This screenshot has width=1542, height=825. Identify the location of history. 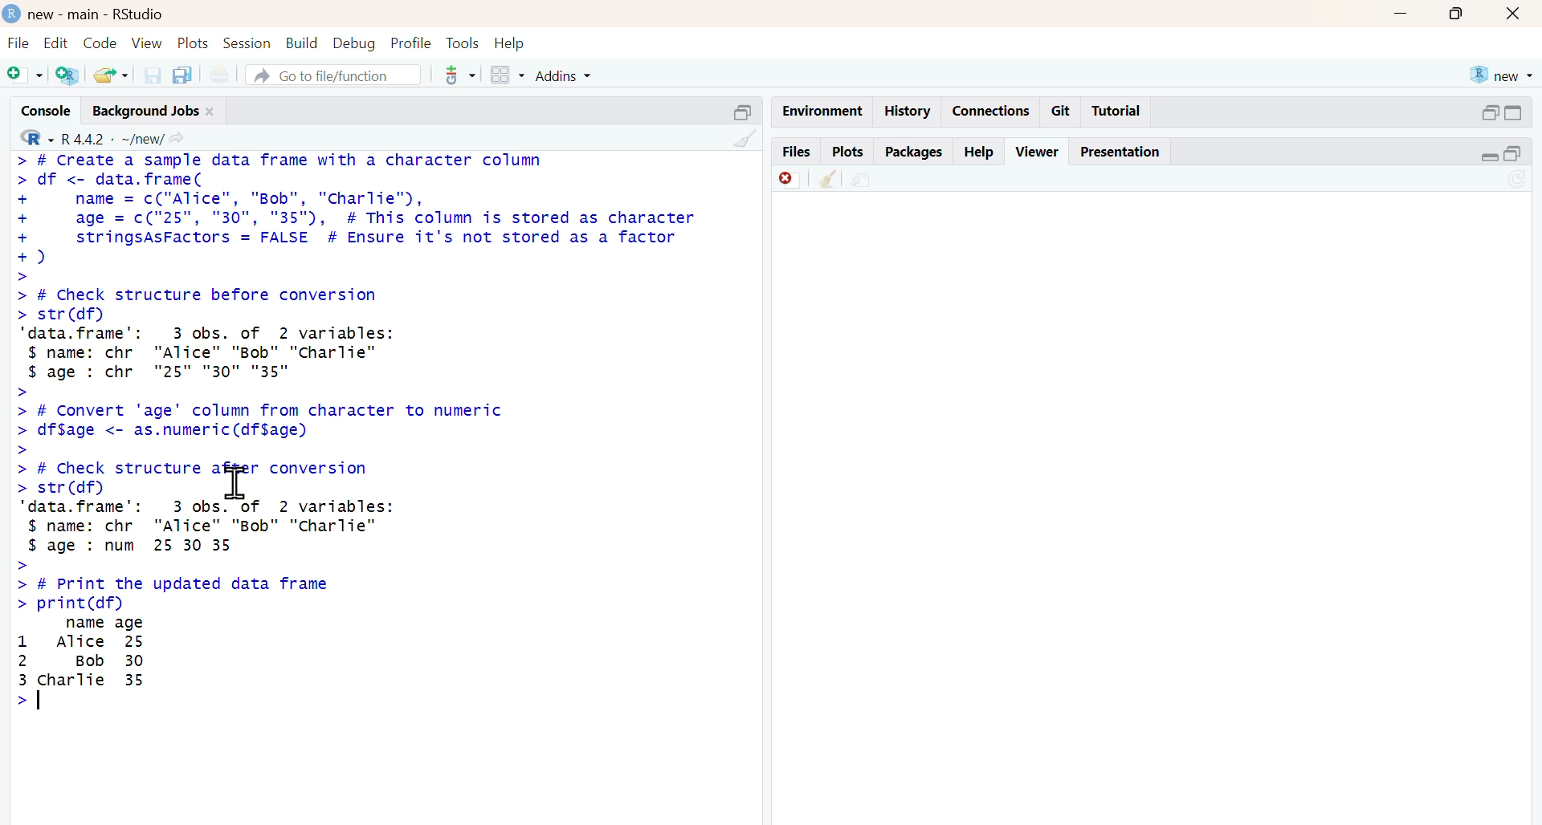
(908, 112).